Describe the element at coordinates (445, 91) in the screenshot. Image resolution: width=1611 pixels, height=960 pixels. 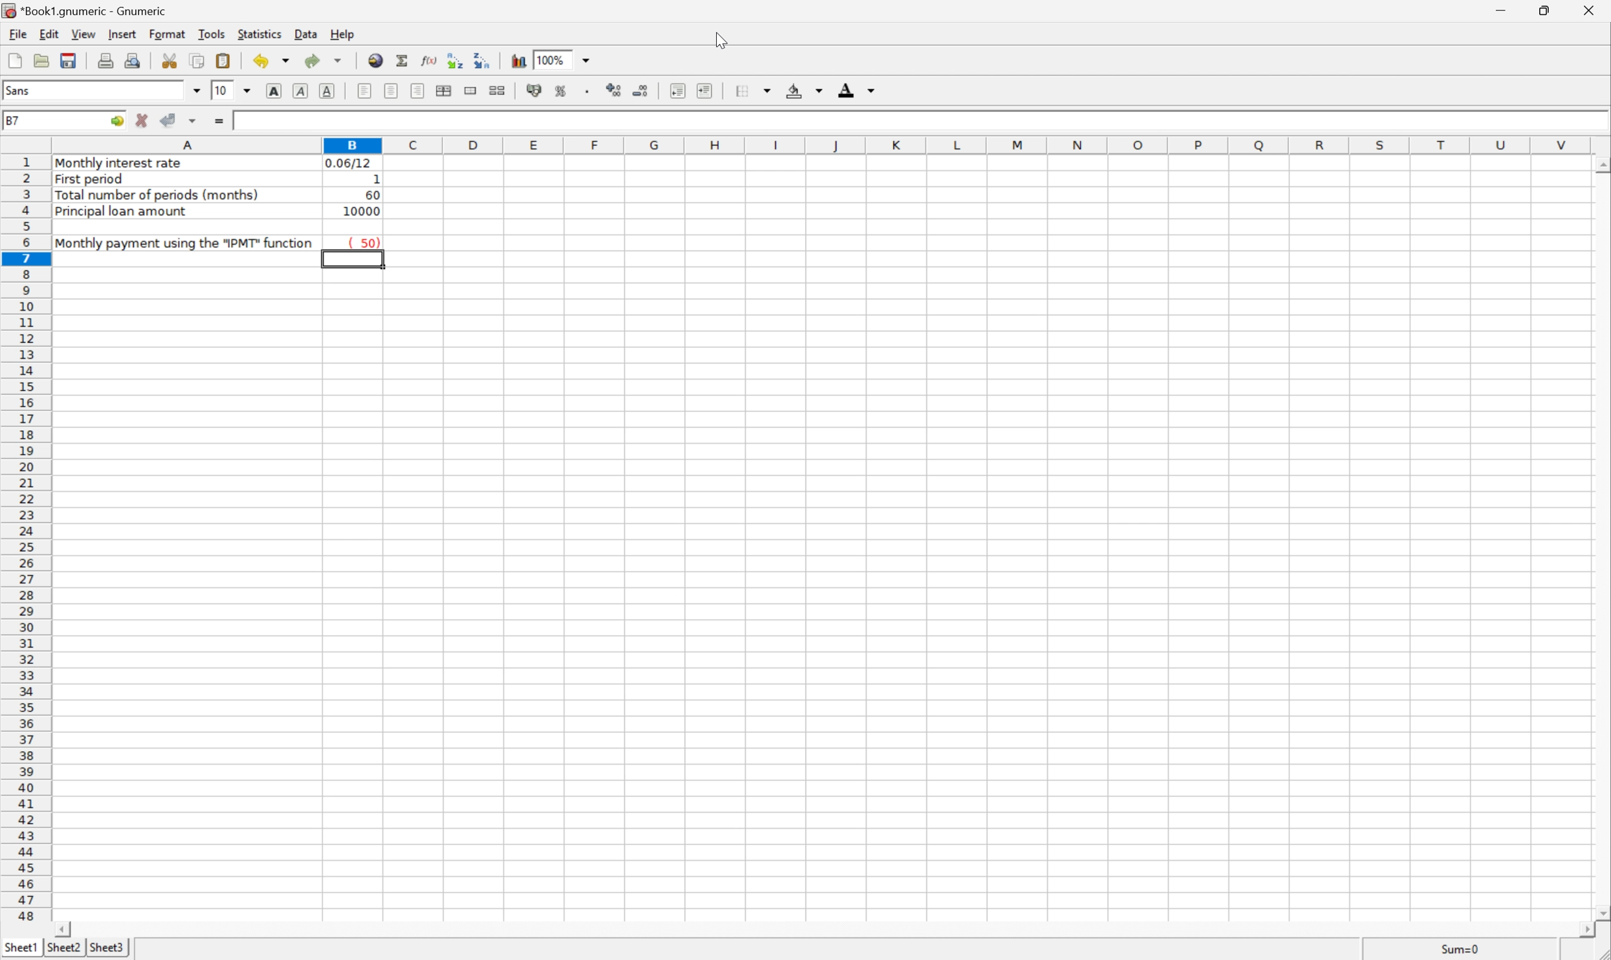
I see `Center horizontally across selection` at that location.